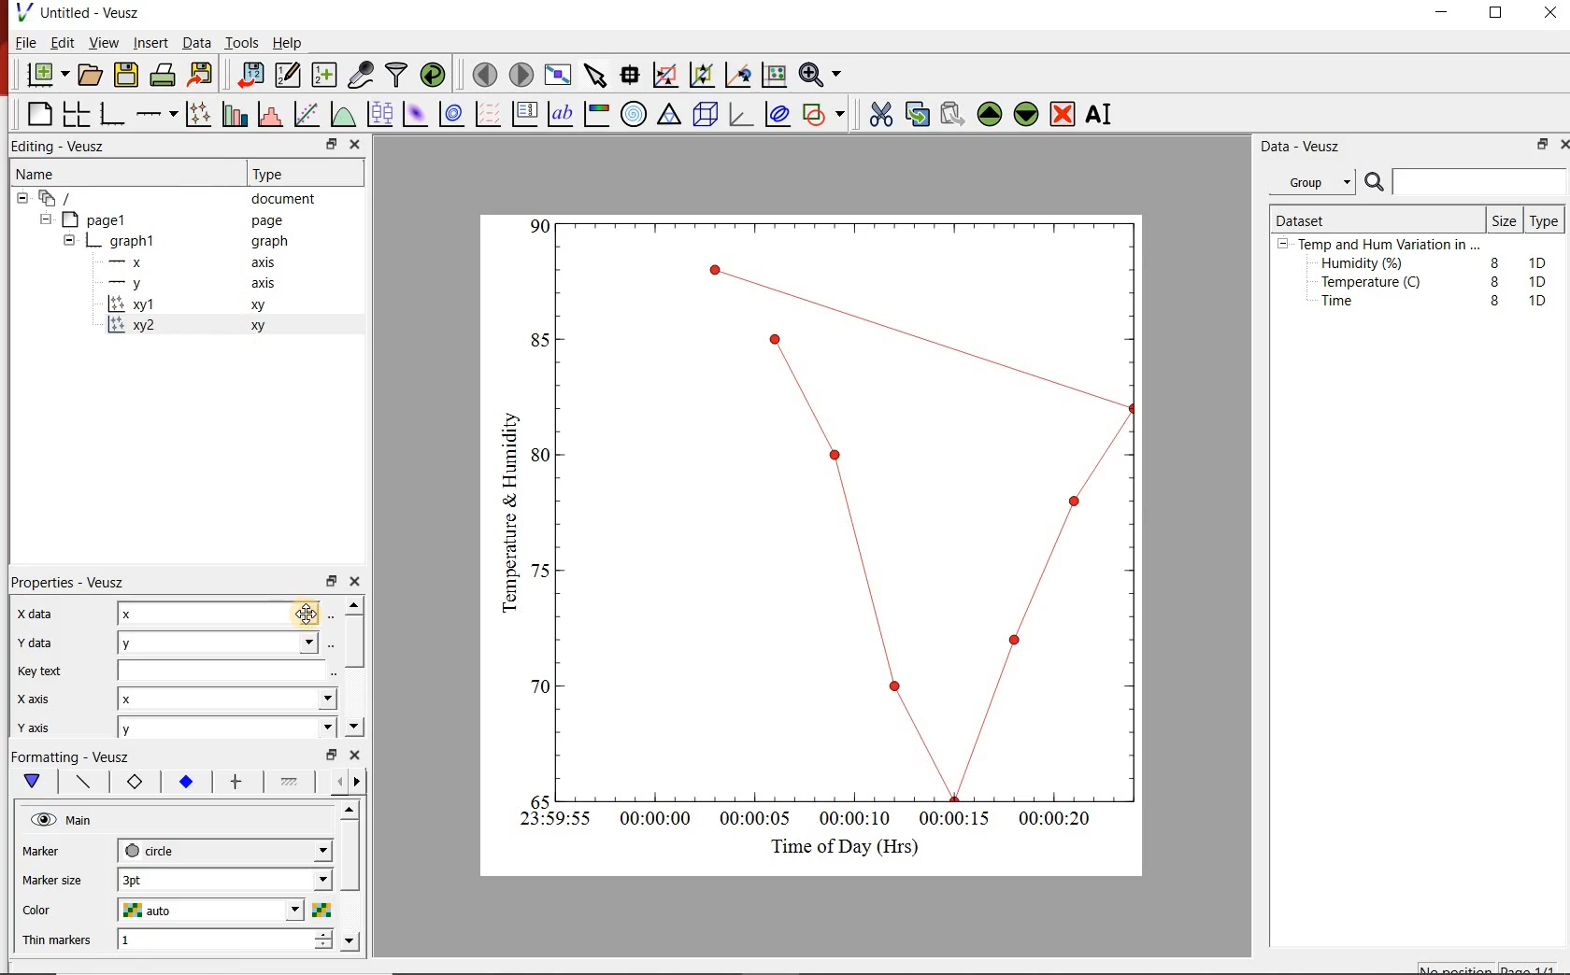  I want to click on edit text, so click(328, 672).